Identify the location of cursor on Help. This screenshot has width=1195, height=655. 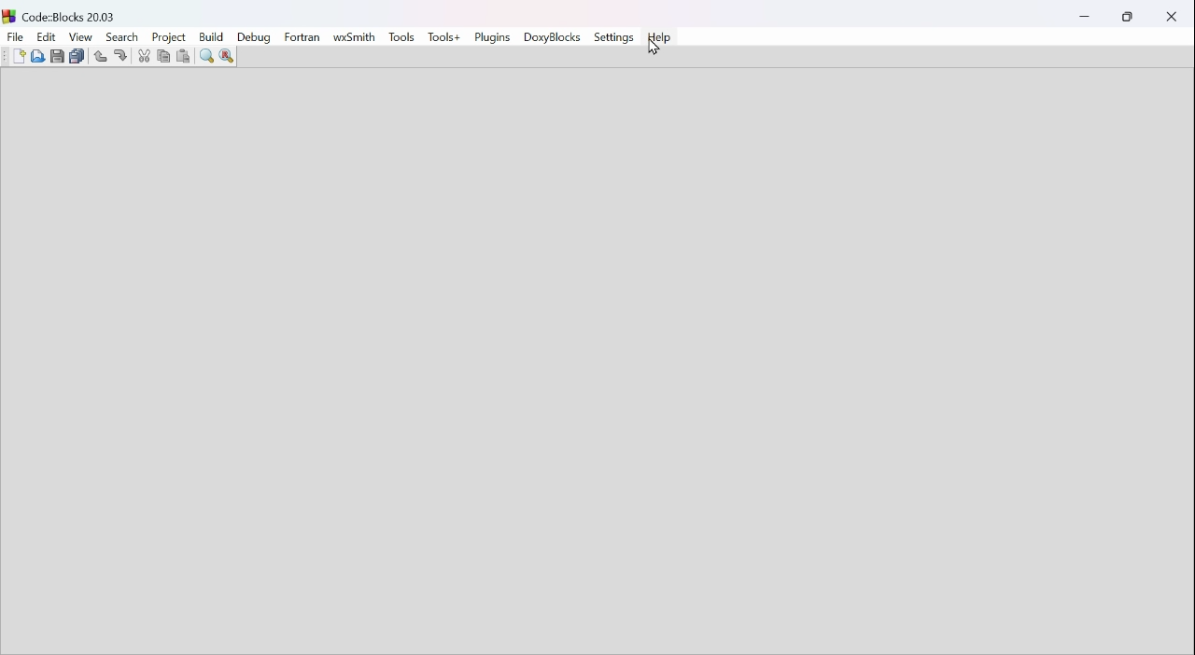
(656, 51).